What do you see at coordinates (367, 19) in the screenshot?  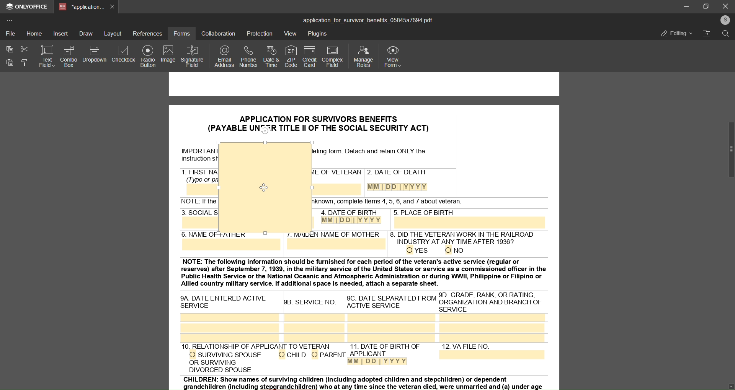 I see `title` at bounding box center [367, 19].